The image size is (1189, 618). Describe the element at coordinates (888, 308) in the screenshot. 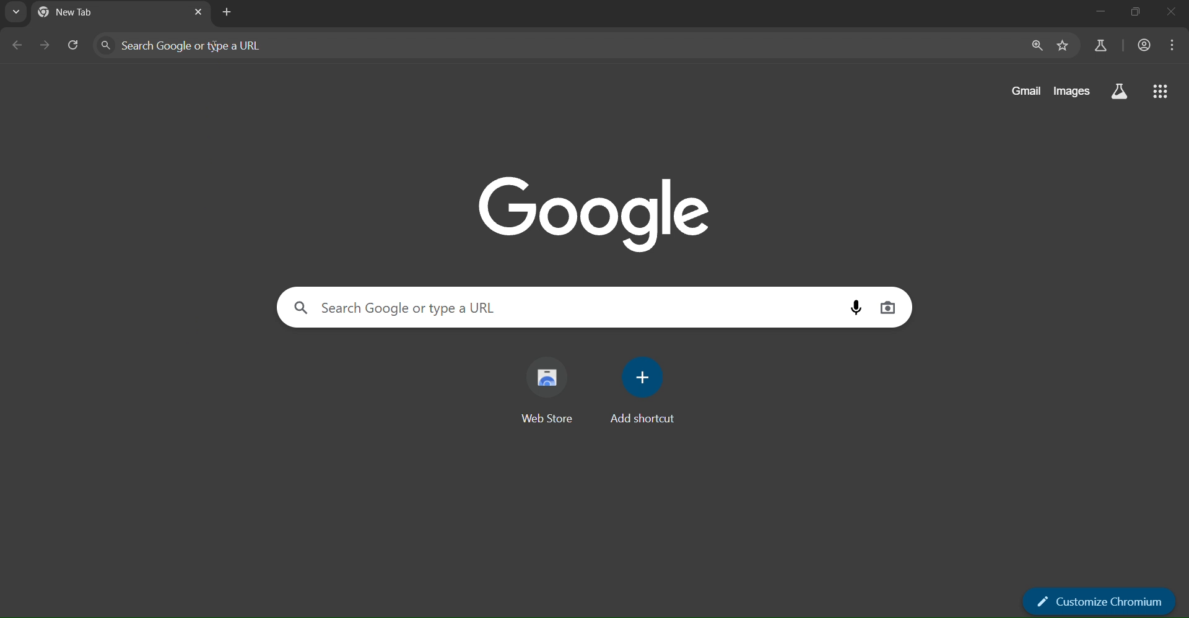

I see `image search` at that location.